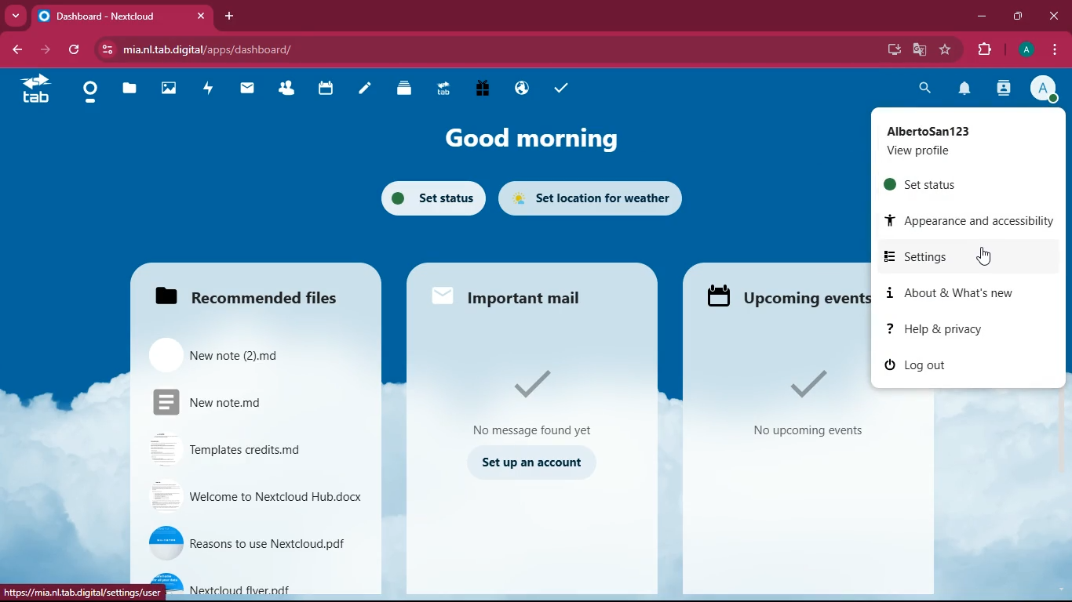  What do you see at coordinates (534, 385) in the screenshot?
I see `Tick` at bounding box center [534, 385].